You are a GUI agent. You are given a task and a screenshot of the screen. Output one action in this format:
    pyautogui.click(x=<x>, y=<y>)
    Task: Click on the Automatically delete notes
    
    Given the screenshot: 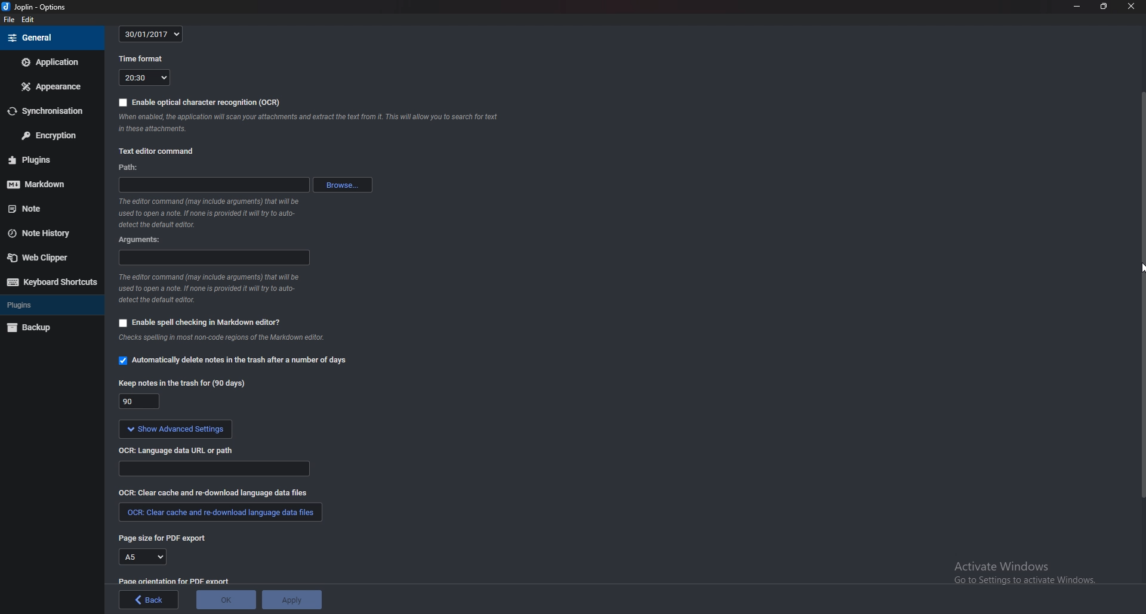 What is the action you would take?
    pyautogui.click(x=238, y=362)
    